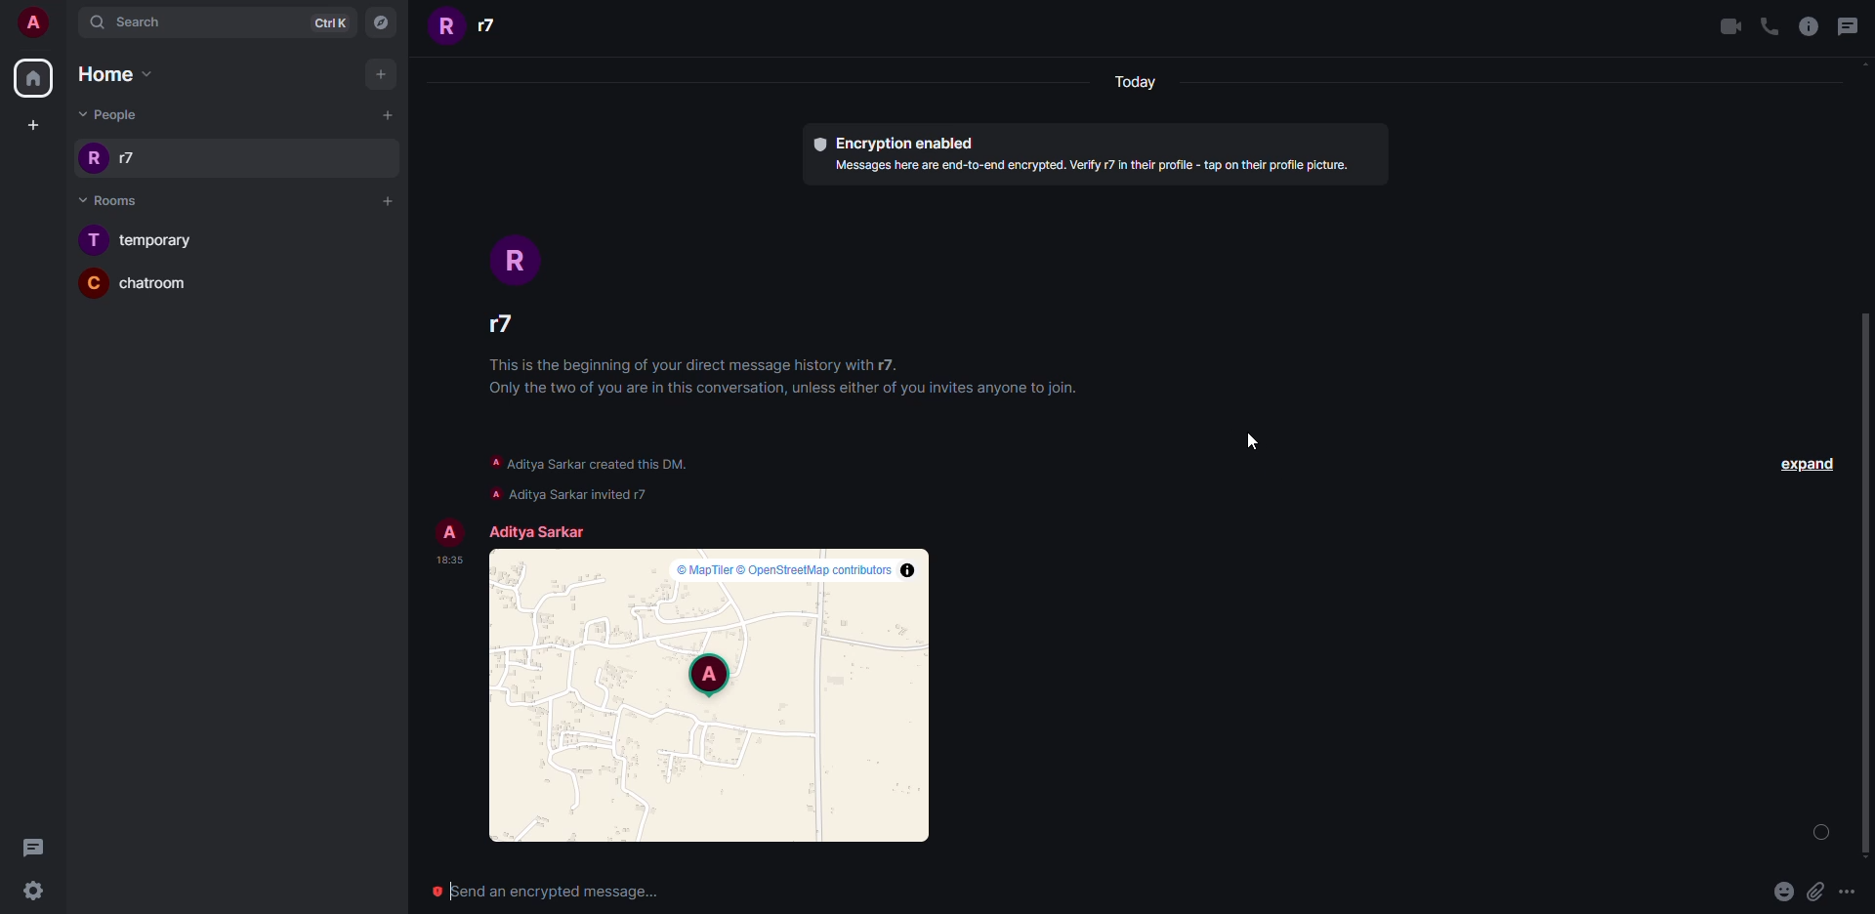  Describe the element at coordinates (700, 676) in the screenshot. I see `location on map` at that location.